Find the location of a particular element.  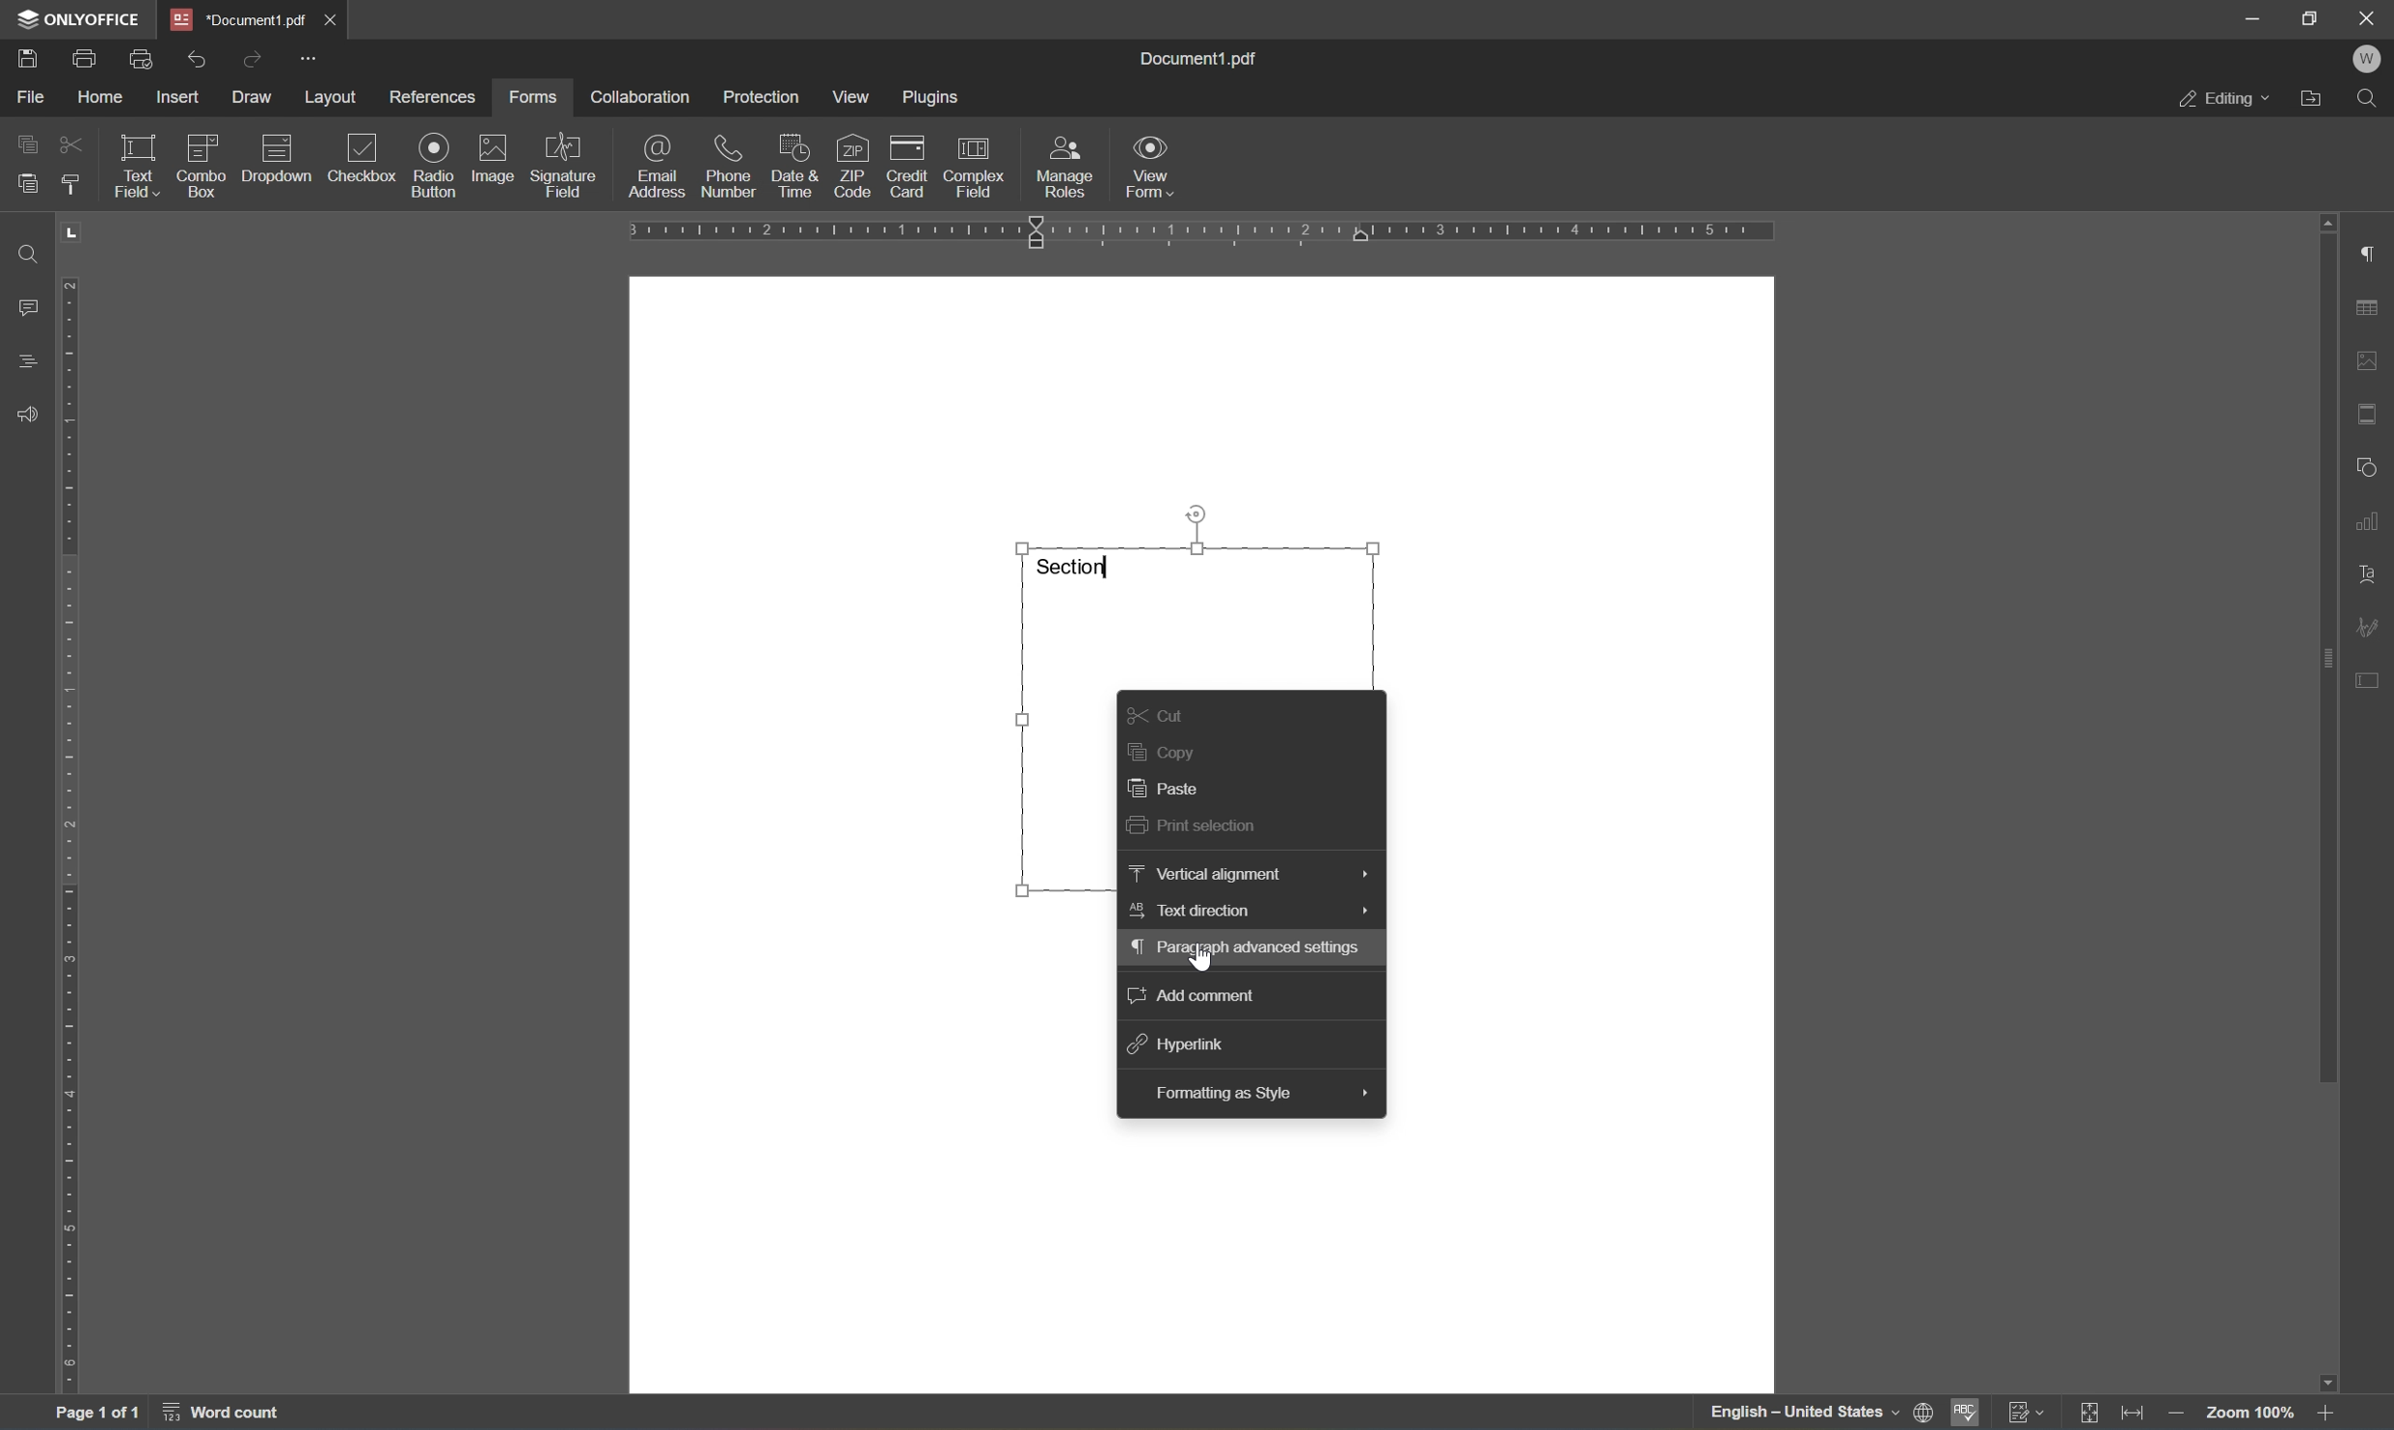

feedback &support is located at coordinates (29, 412).